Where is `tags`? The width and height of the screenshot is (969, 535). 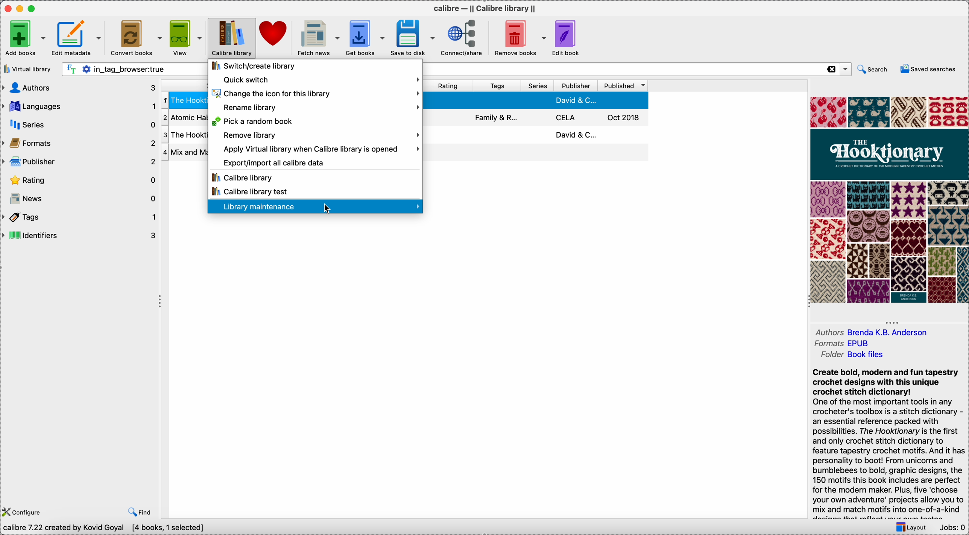 tags is located at coordinates (497, 86).